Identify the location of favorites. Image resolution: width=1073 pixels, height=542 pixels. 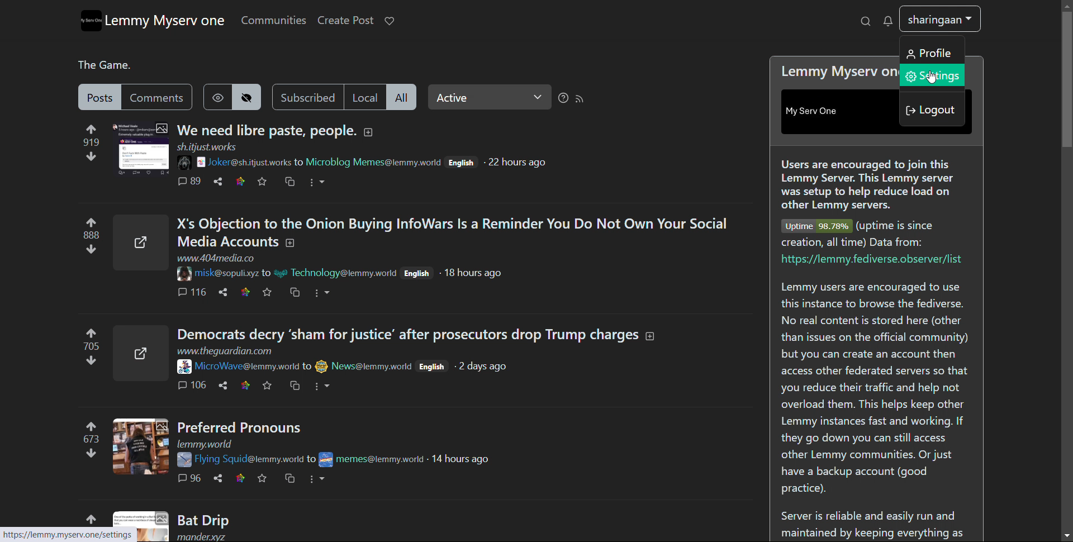
(267, 477).